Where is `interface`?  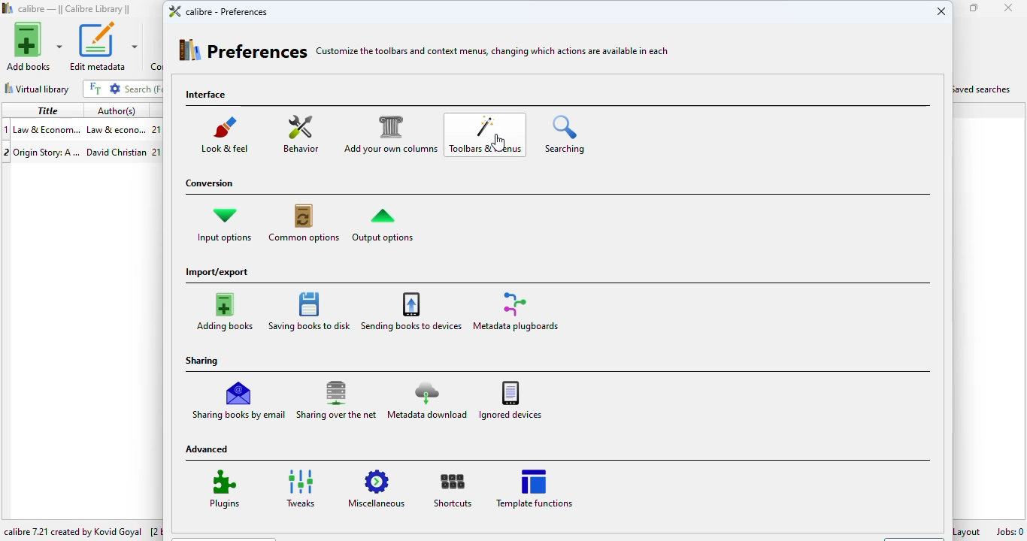 interface is located at coordinates (208, 95).